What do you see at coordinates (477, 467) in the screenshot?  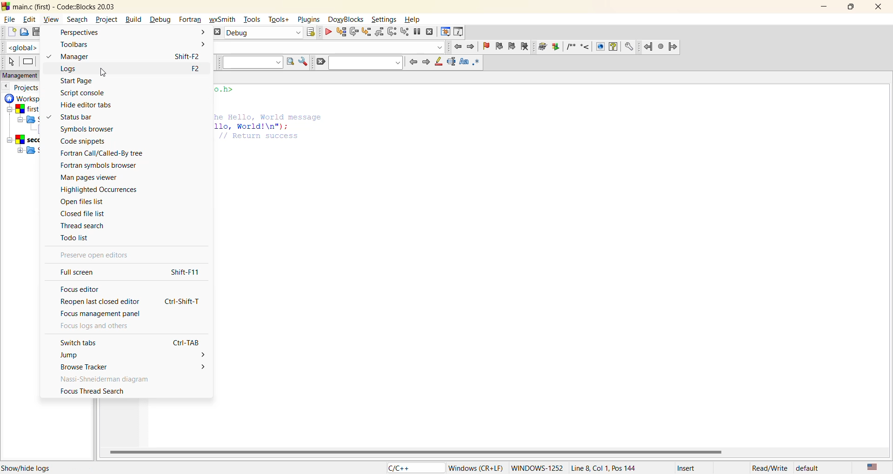 I see `Windows (CR+LF)` at bounding box center [477, 467].